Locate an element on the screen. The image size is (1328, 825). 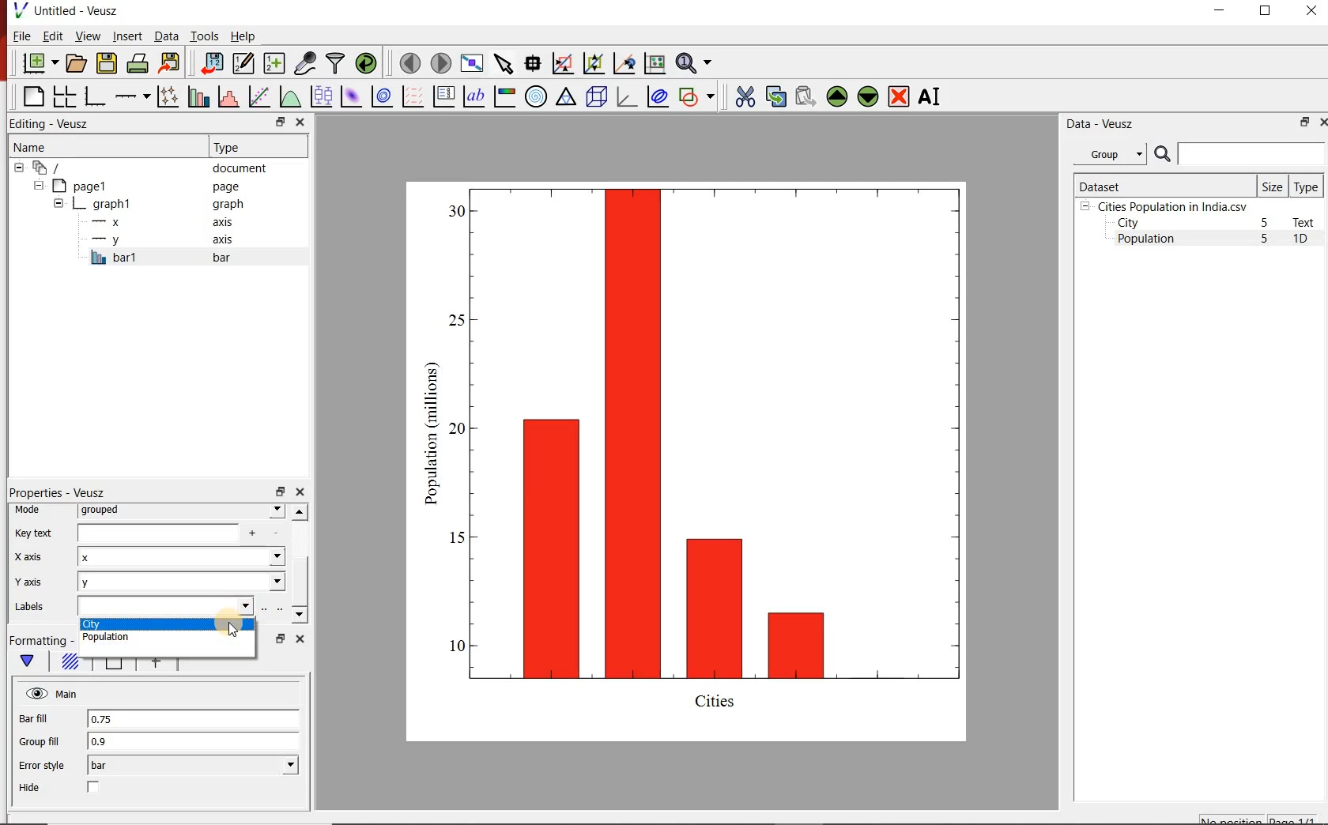
read data points on the graph is located at coordinates (532, 62).